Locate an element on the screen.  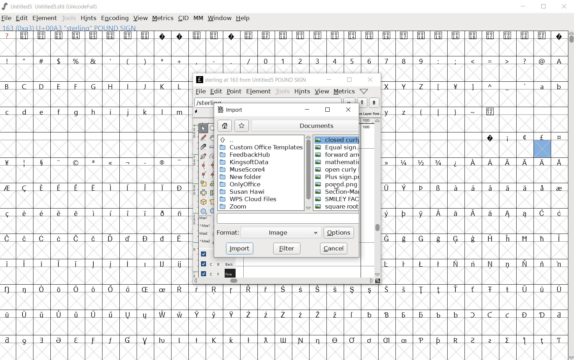
Symbol is located at coordinates (145, 263).